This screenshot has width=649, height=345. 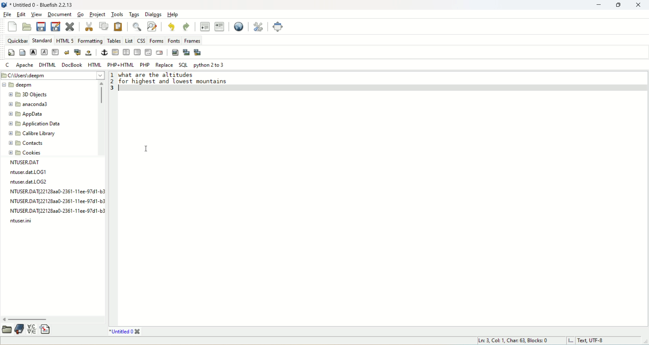 What do you see at coordinates (29, 95) in the screenshot?
I see `3D object` at bounding box center [29, 95].